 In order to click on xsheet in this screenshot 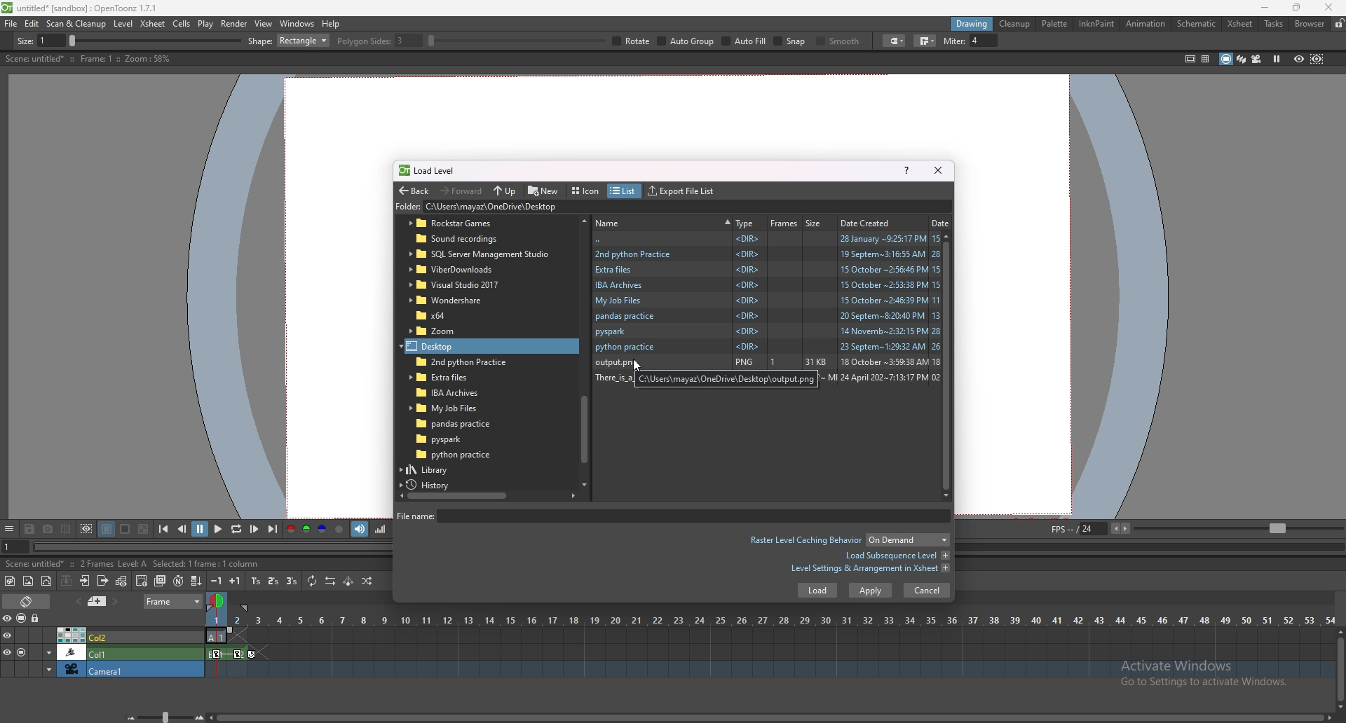, I will do `click(1240, 24)`.